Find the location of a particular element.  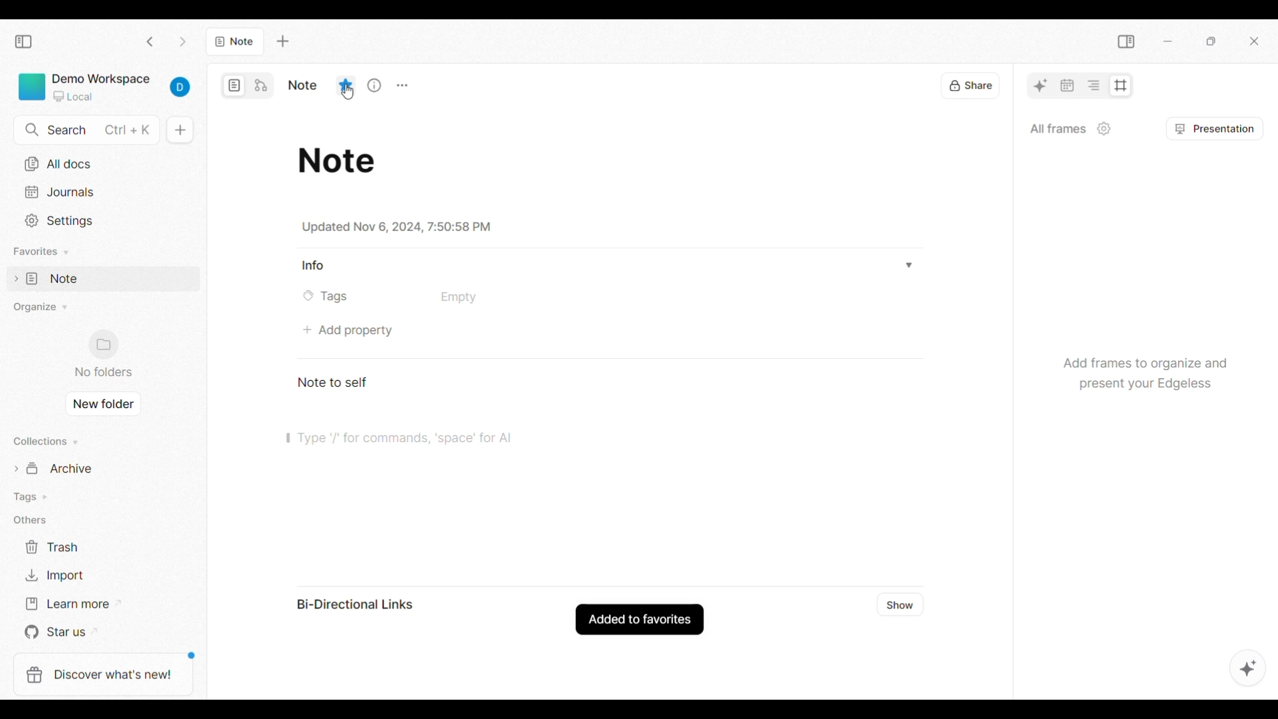

Trash folder is located at coordinates (80, 547).